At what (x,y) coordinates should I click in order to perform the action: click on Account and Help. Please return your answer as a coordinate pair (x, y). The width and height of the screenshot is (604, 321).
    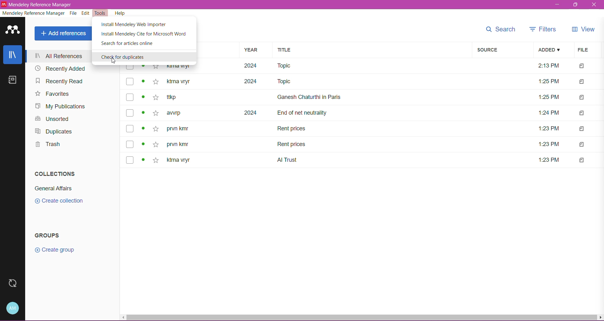
    Looking at the image, I should click on (14, 308).